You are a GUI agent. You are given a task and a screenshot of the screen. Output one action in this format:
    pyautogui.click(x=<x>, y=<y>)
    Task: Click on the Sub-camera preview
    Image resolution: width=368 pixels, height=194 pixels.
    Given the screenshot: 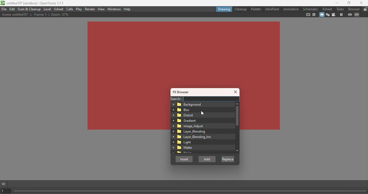 What is the action you would take?
    pyautogui.click(x=357, y=15)
    